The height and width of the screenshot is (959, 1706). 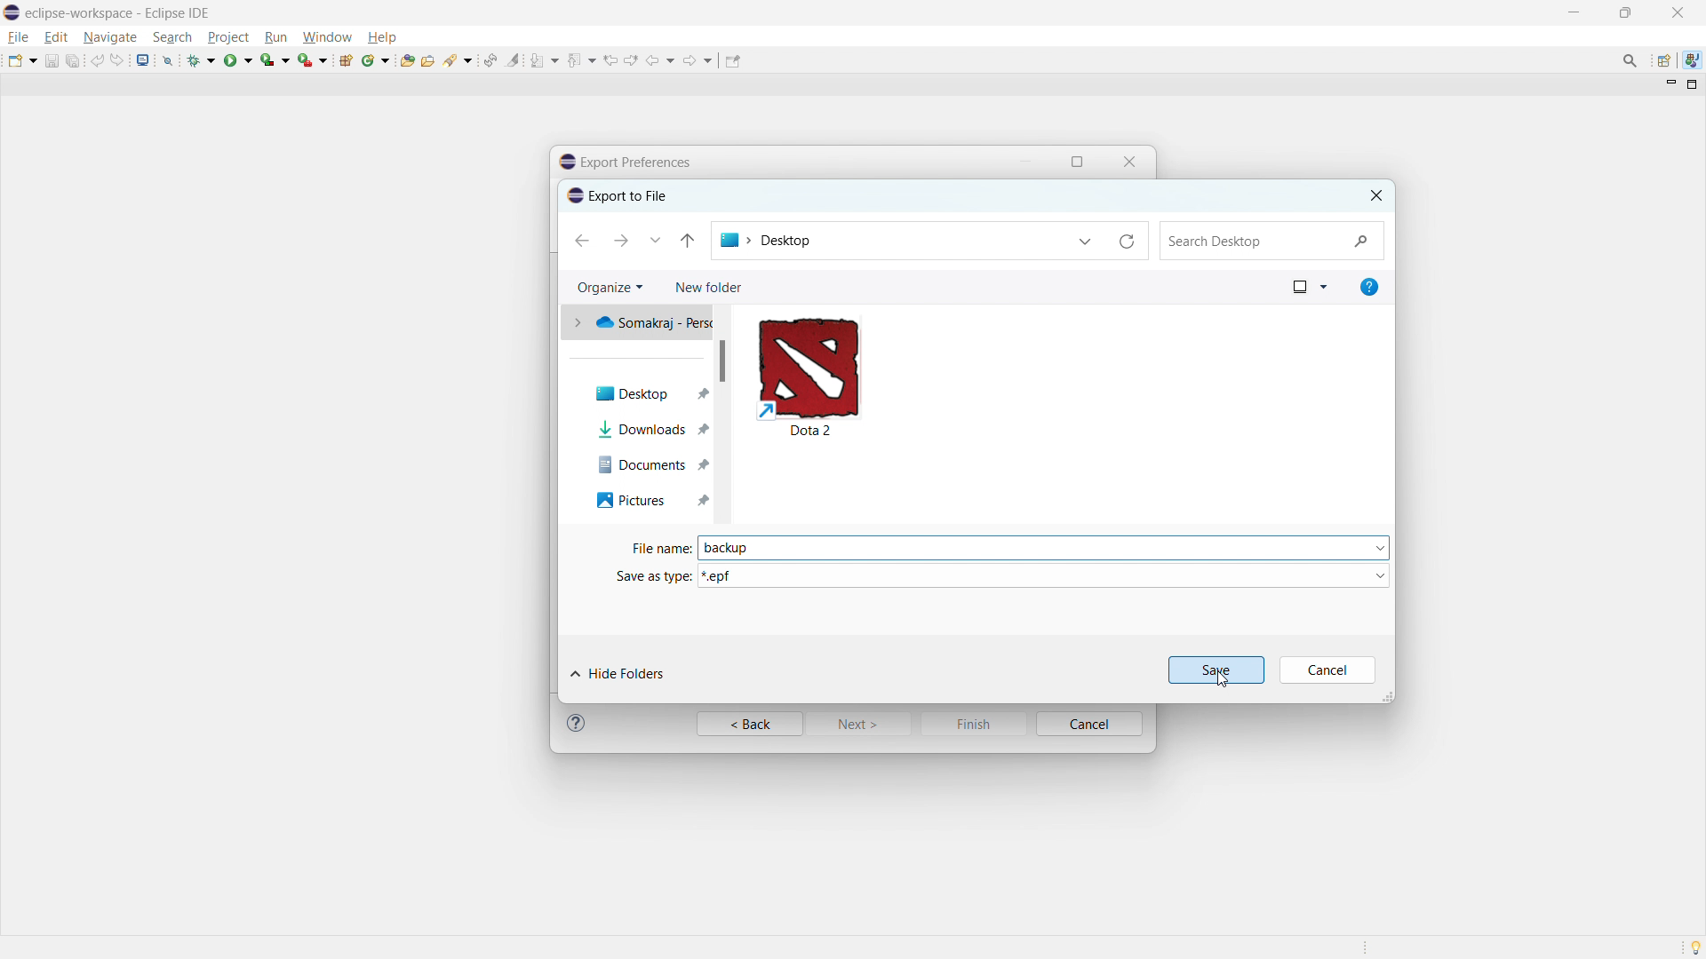 I want to click on Dota 2, so click(x=853, y=377).